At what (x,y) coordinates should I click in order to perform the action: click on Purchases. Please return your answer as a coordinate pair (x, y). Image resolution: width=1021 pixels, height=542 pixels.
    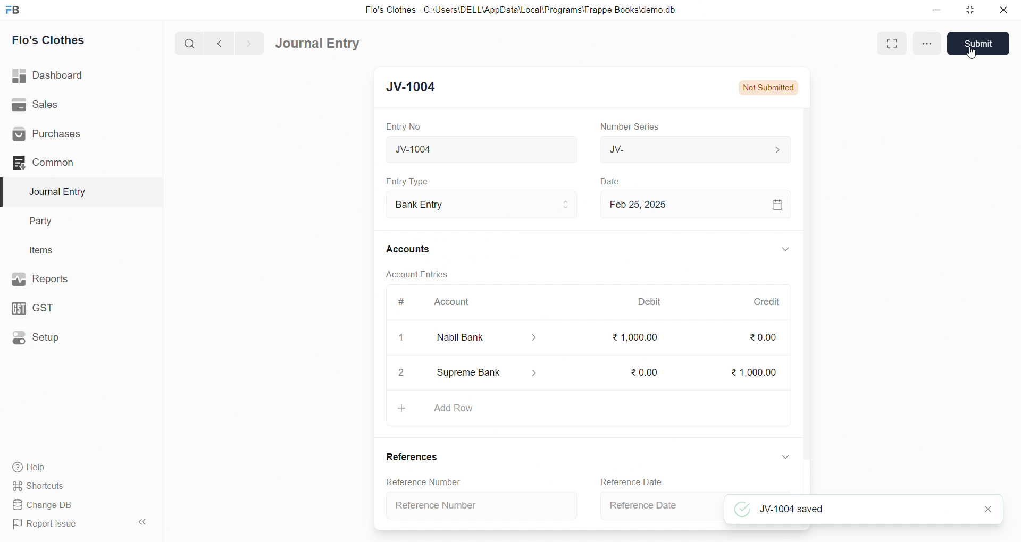
    Looking at the image, I should click on (76, 134).